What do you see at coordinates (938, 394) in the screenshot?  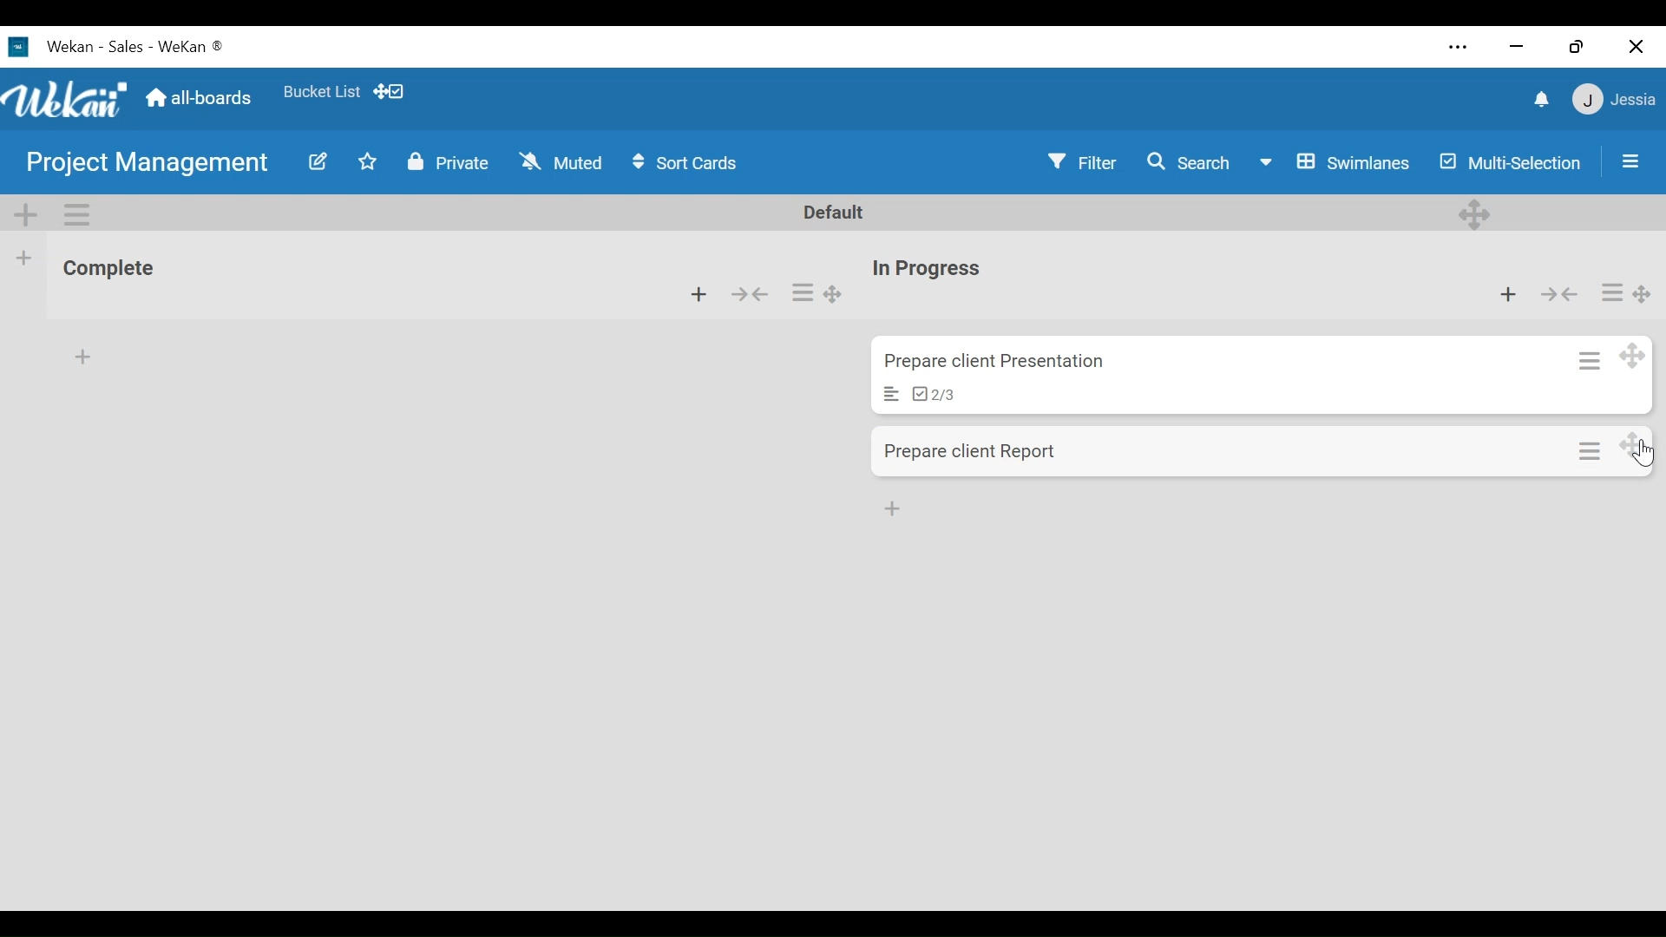 I see `Checklist` at bounding box center [938, 394].